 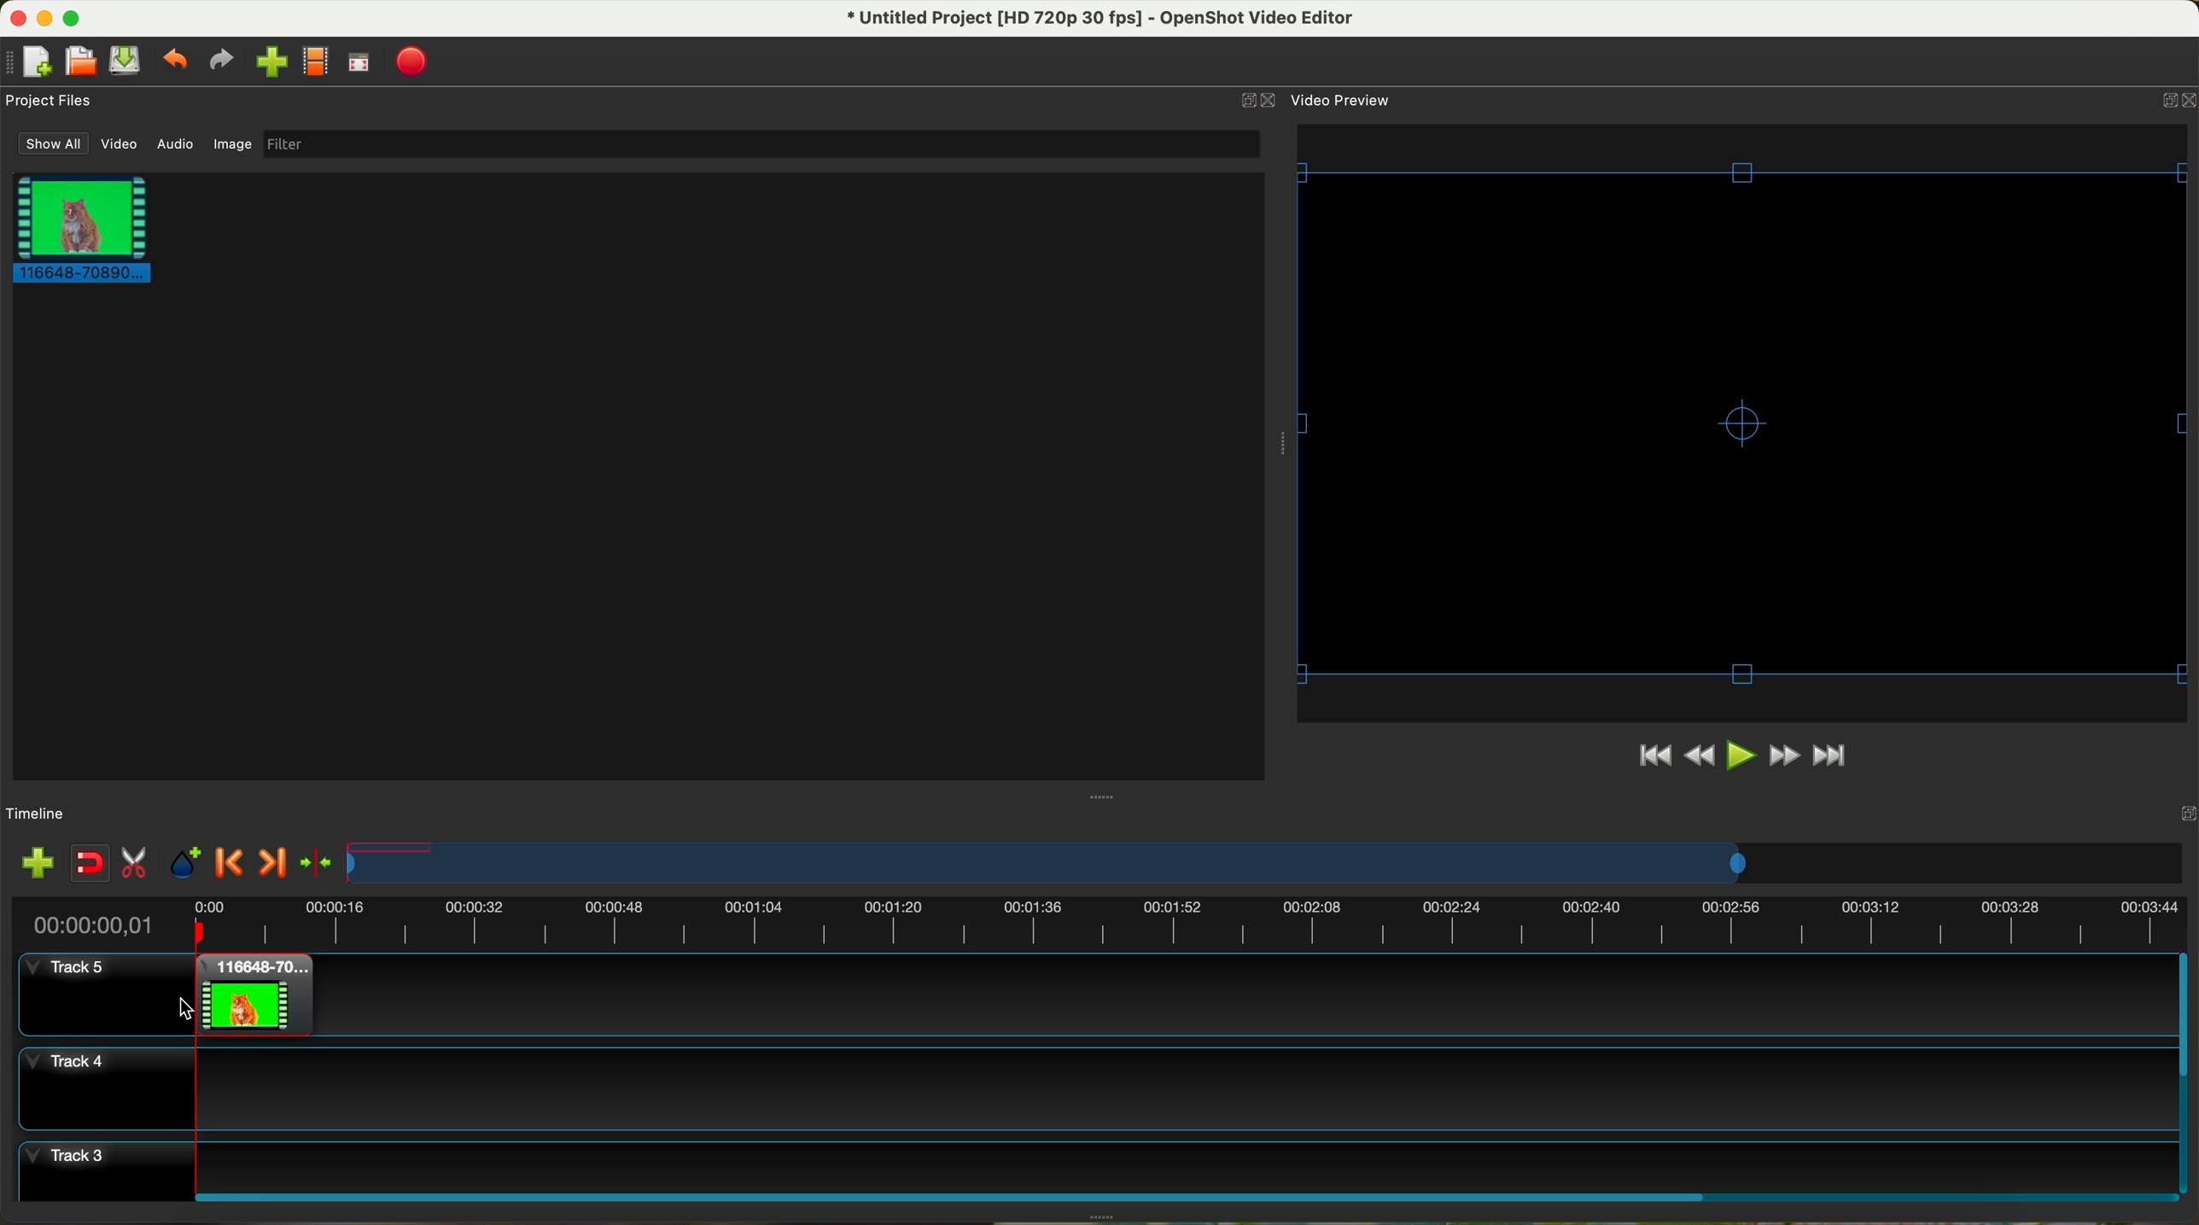 I want to click on timeline, so click(x=37, y=814).